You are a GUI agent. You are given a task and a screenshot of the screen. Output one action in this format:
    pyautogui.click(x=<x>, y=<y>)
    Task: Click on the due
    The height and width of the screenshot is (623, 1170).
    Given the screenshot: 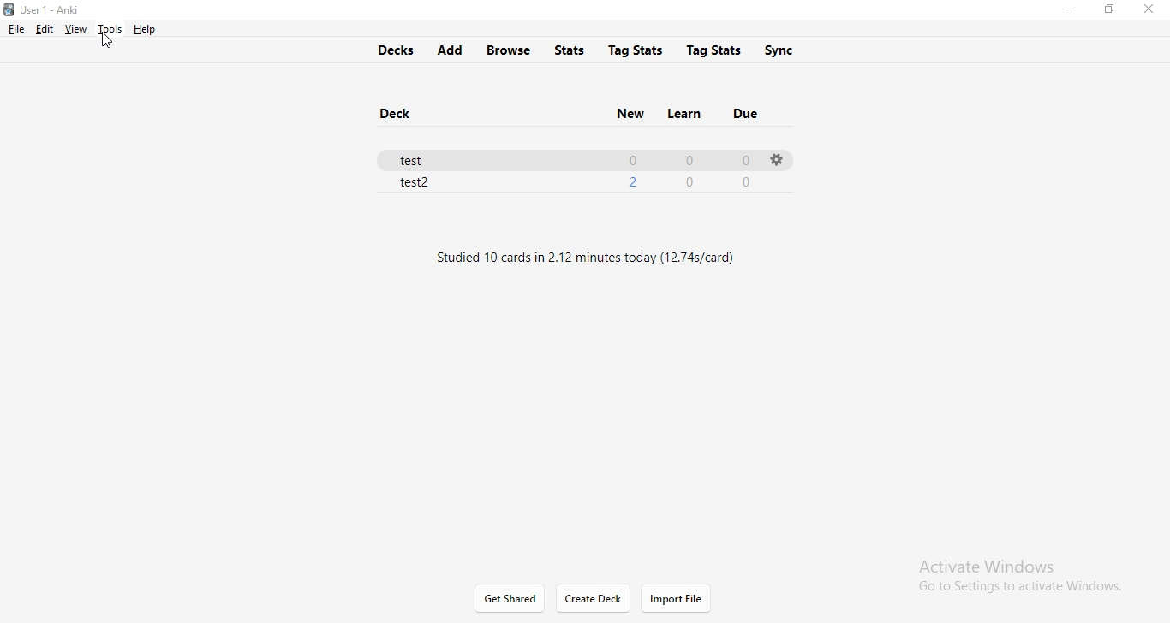 What is the action you would take?
    pyautogui.click(x=755, y=115)
    